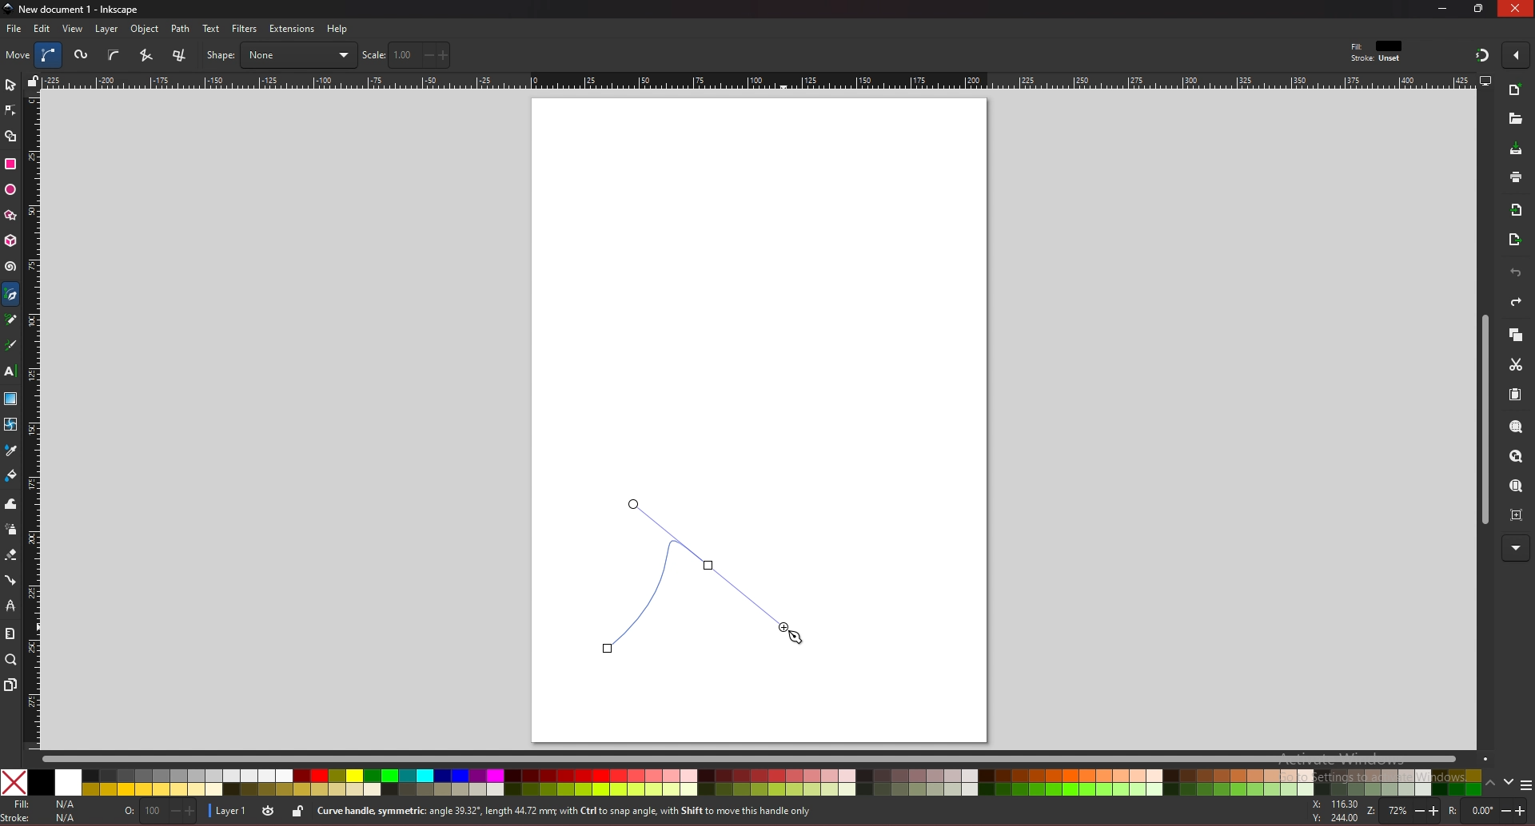 The height and width of the screenshot is (826, 1535). Describe the element at coordinates (11, 399) in the screenshot. I see `gradient` at that location.